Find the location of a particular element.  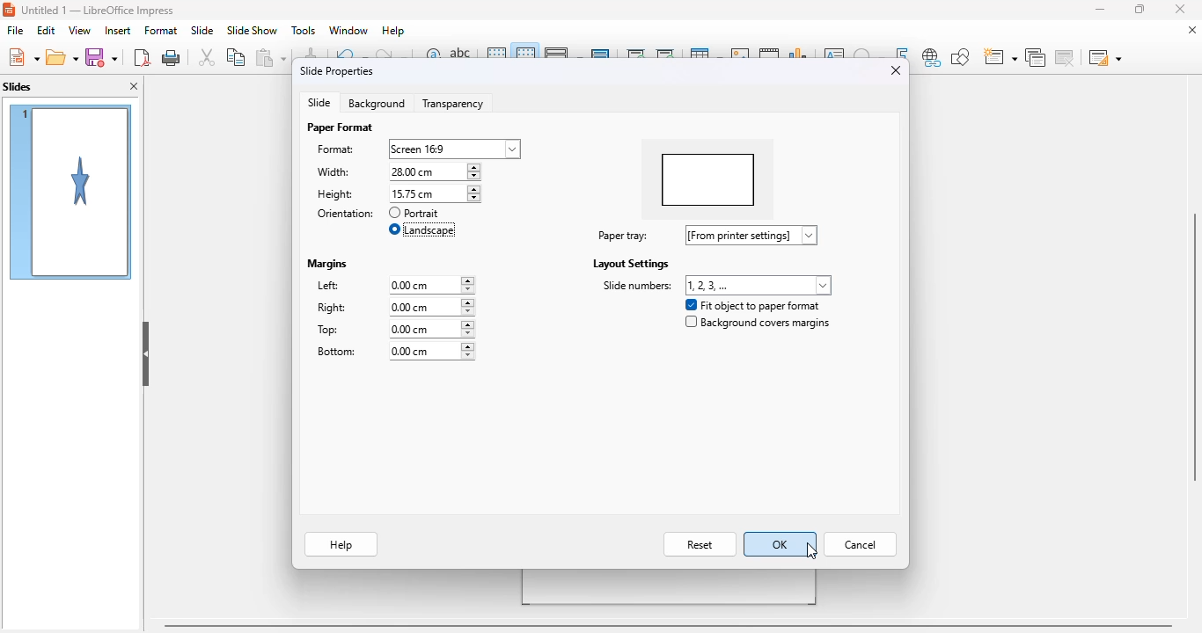

maximize is located at coordinates (1140, 9).